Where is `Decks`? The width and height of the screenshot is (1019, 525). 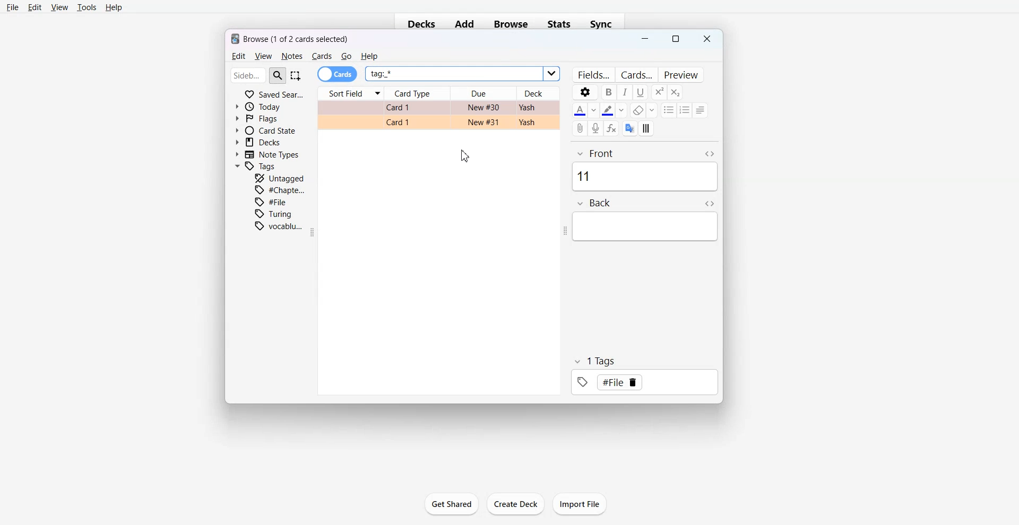
Decks is located at coordinates (260, 142).